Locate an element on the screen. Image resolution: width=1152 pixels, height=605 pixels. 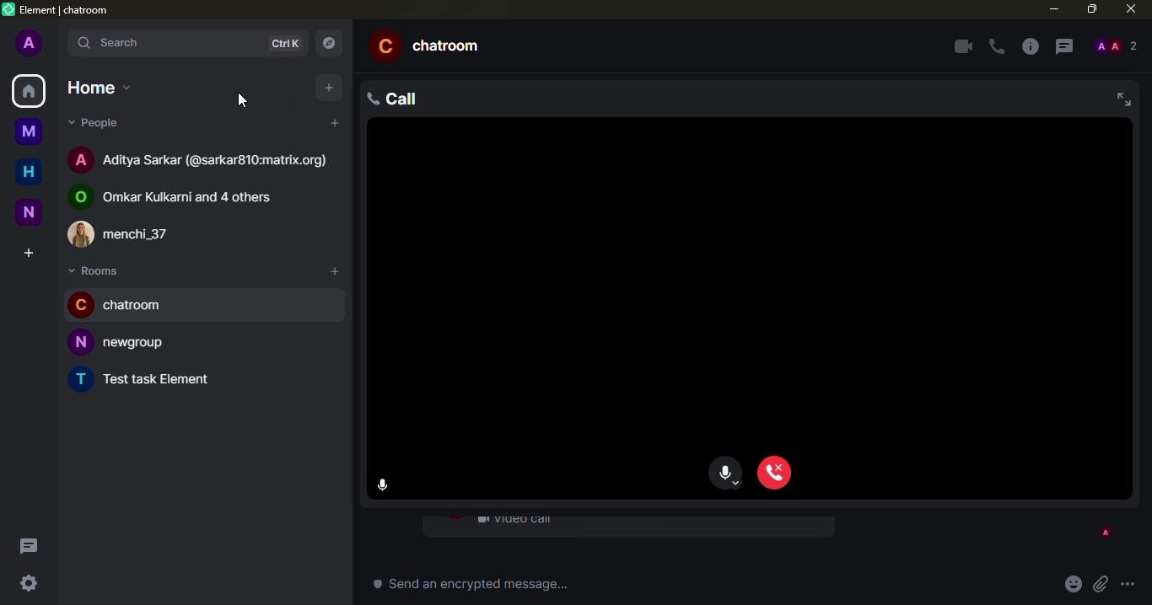
new is located at coordinates (30, 211).